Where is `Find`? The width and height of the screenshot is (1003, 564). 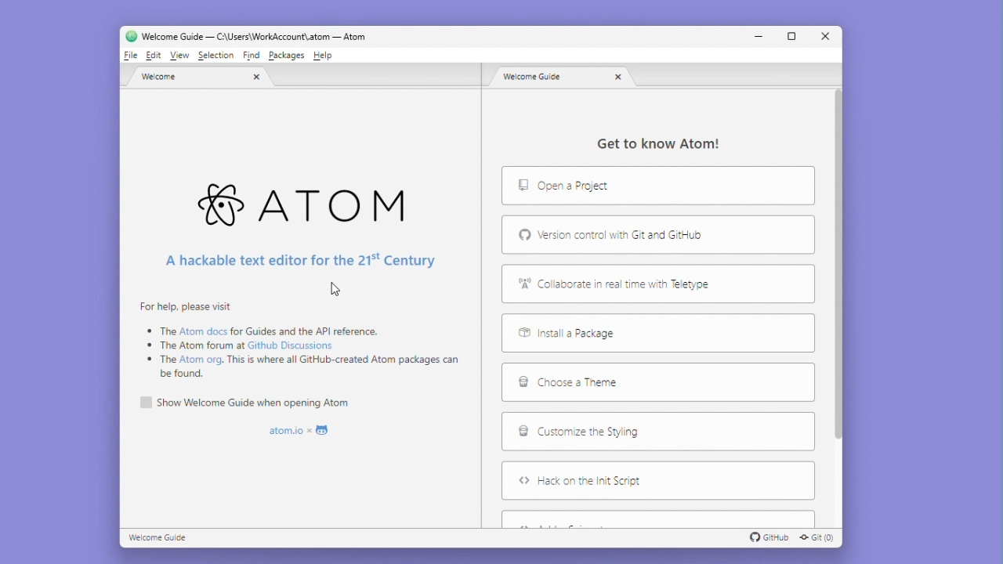 Find is located at coordinates (252, 56).